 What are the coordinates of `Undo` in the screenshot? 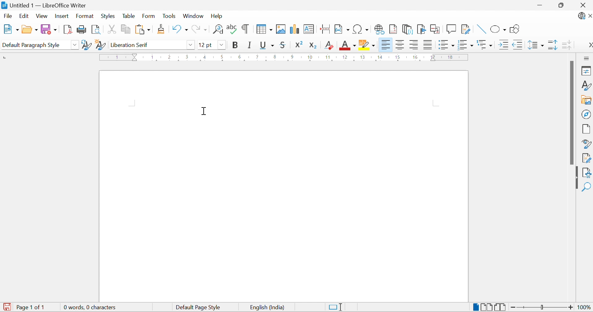 It's located at (179, 29).